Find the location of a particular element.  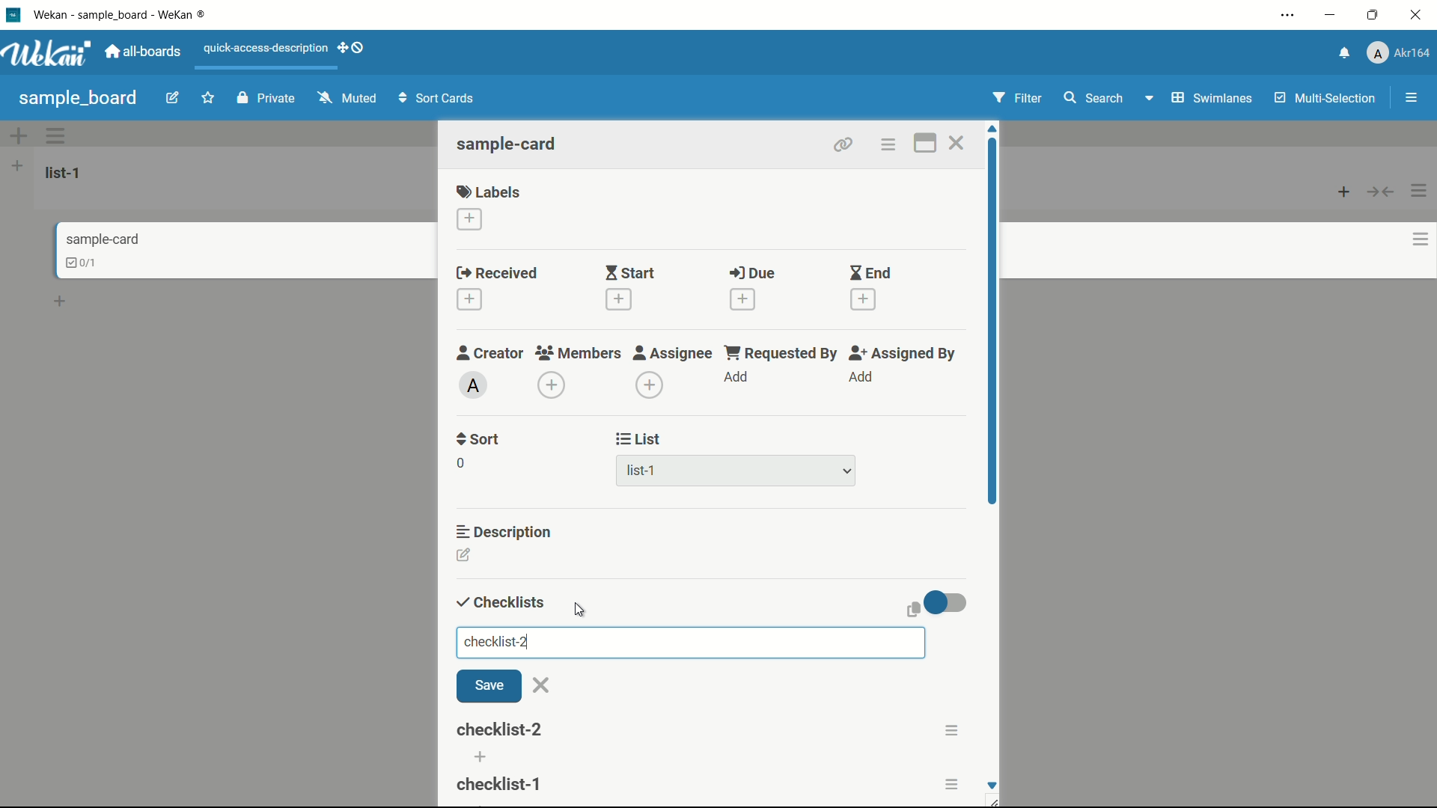

edit is located at coordinates (173, 100).